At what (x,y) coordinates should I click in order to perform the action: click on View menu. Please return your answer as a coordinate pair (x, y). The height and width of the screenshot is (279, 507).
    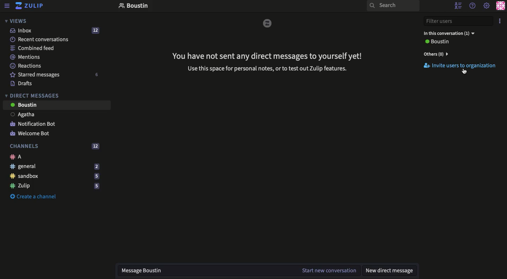
    Looking at the image, I should click on (6, 6).